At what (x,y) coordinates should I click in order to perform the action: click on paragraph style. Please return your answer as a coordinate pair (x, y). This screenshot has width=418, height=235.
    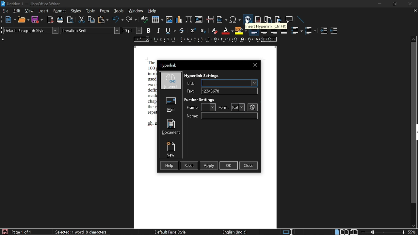
    Looking at the image, I should click on (31, 30).